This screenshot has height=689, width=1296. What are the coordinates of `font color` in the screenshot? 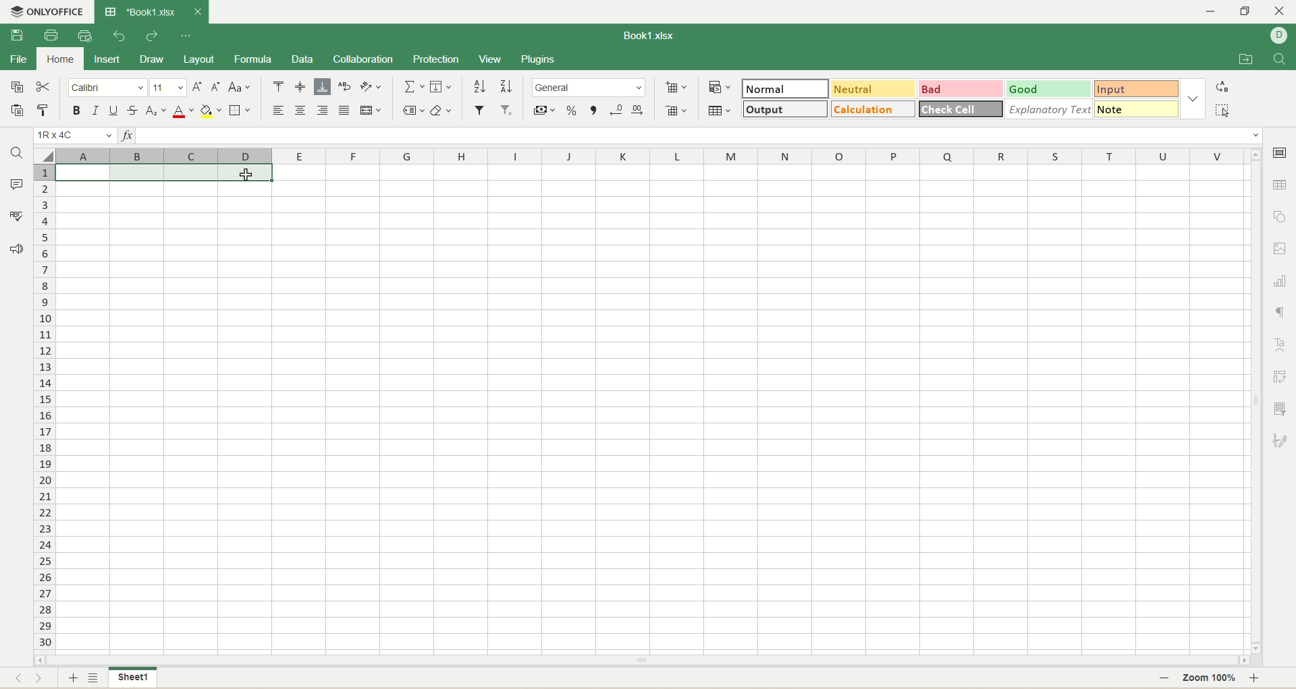 It's located at (183, 112).